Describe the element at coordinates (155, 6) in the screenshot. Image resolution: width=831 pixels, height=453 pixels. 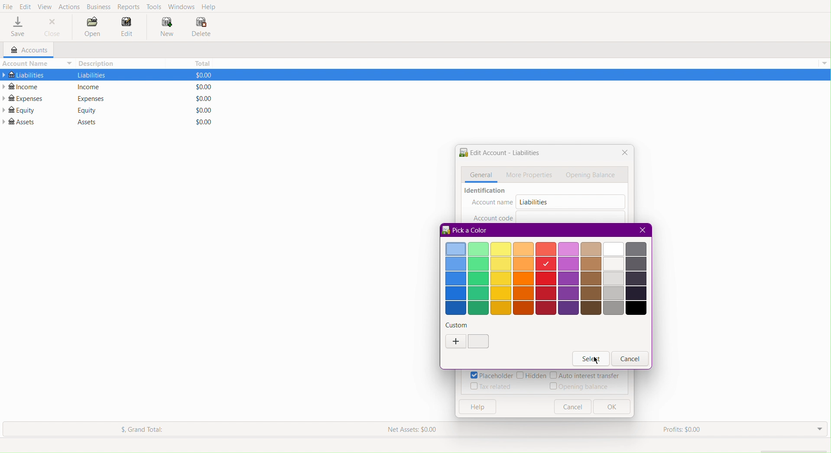
I see `Tools` at that location.